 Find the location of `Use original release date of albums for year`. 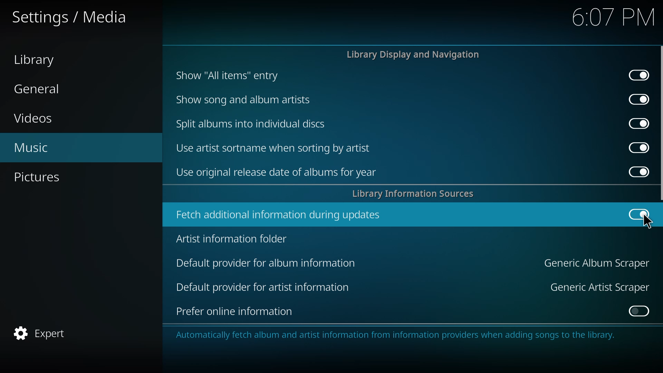

Use original release date of albums for year is located at coordinates (279, 173).